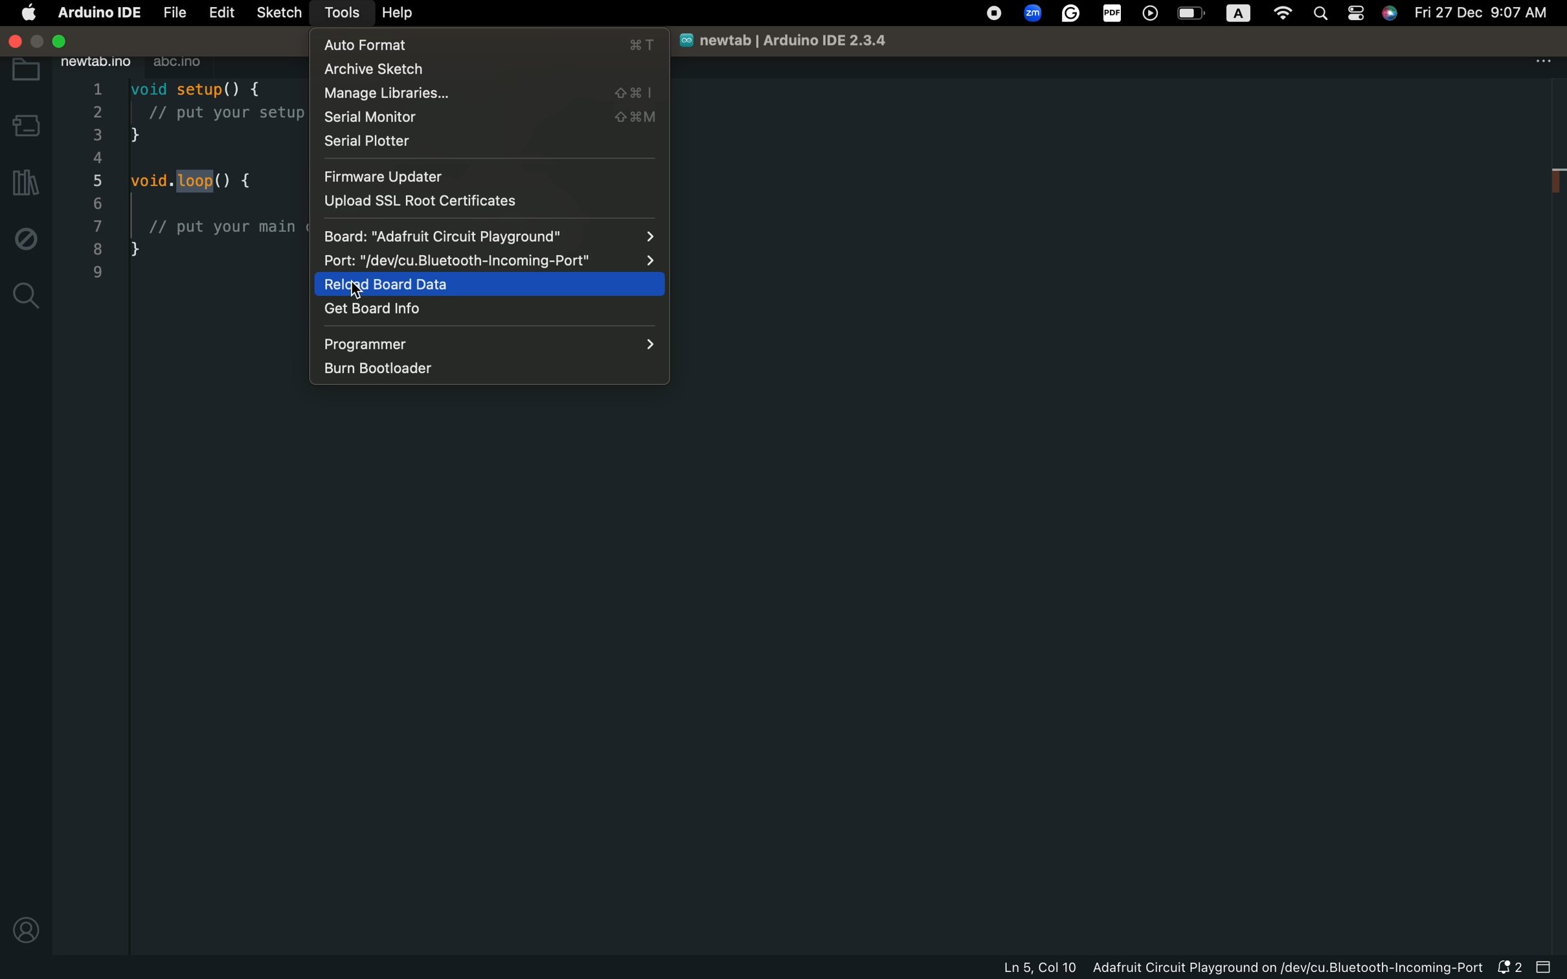 The image size is (1567, 979). What do you see at coordinates (279, 12) in the screenshot?
I see `sketch` at bounding box center [279, 12].